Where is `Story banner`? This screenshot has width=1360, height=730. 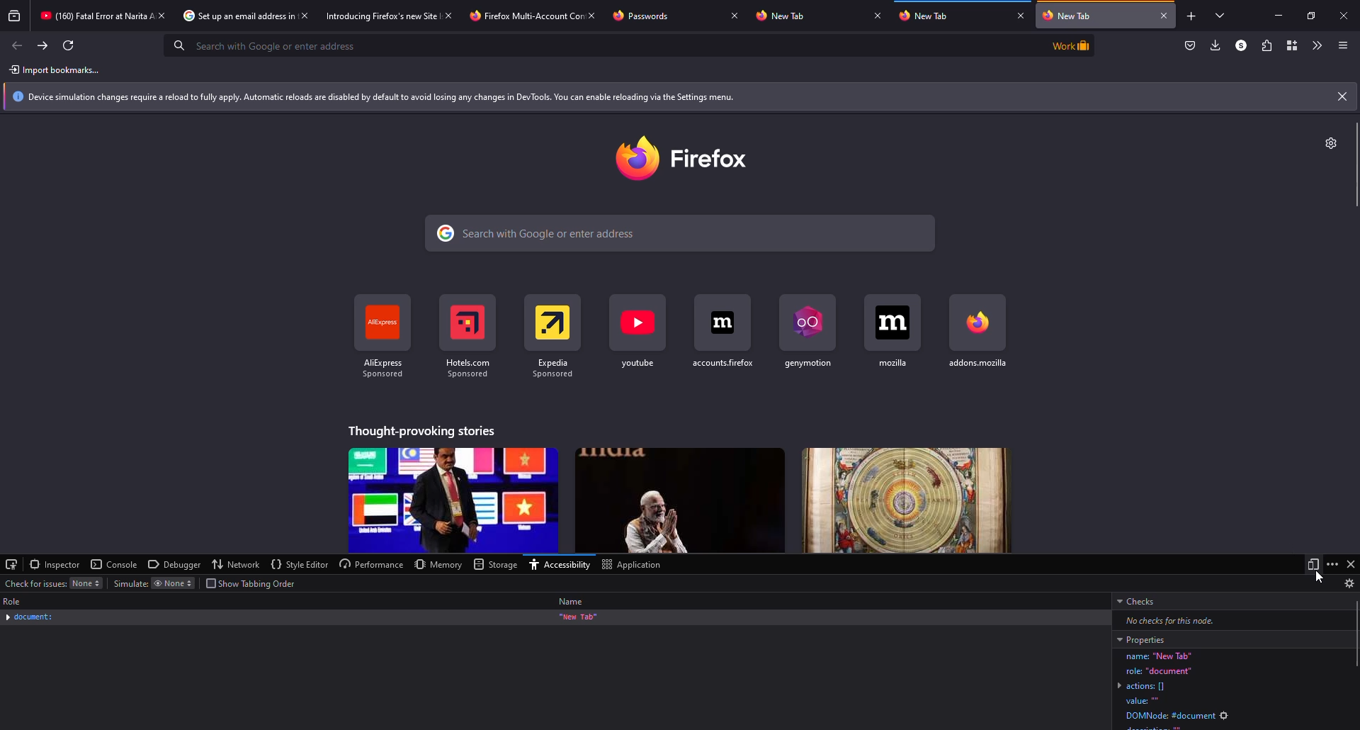 Story banner is located at coordinates (681, 500).